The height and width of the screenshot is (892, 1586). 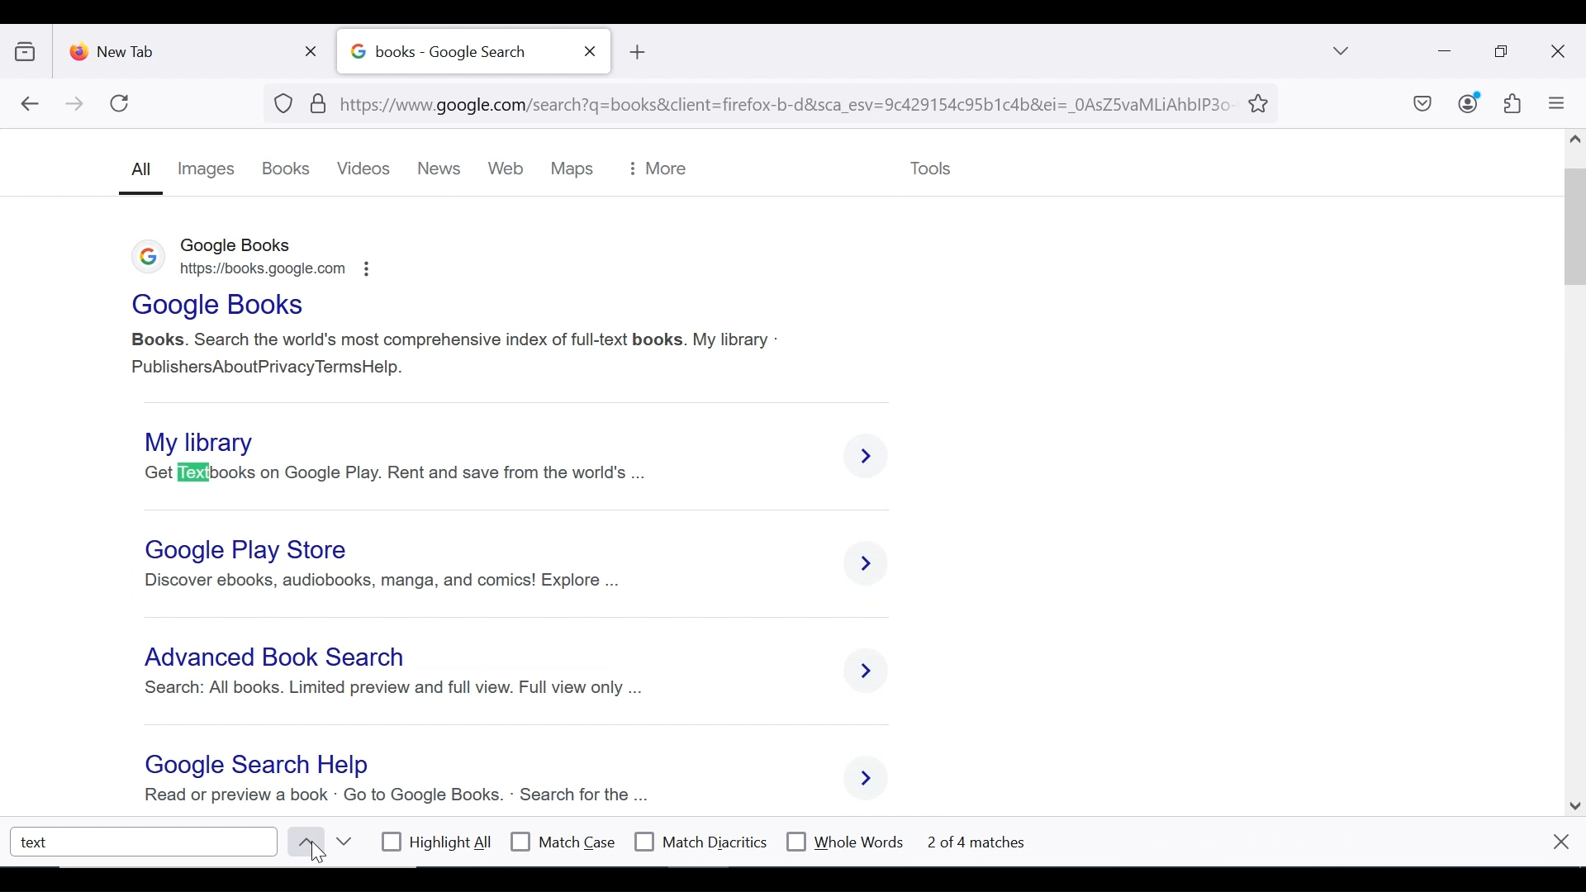 What do you see at coordinates (1560, 841) in the screenshot?
I see `close` at bounding box center [1560, 841].